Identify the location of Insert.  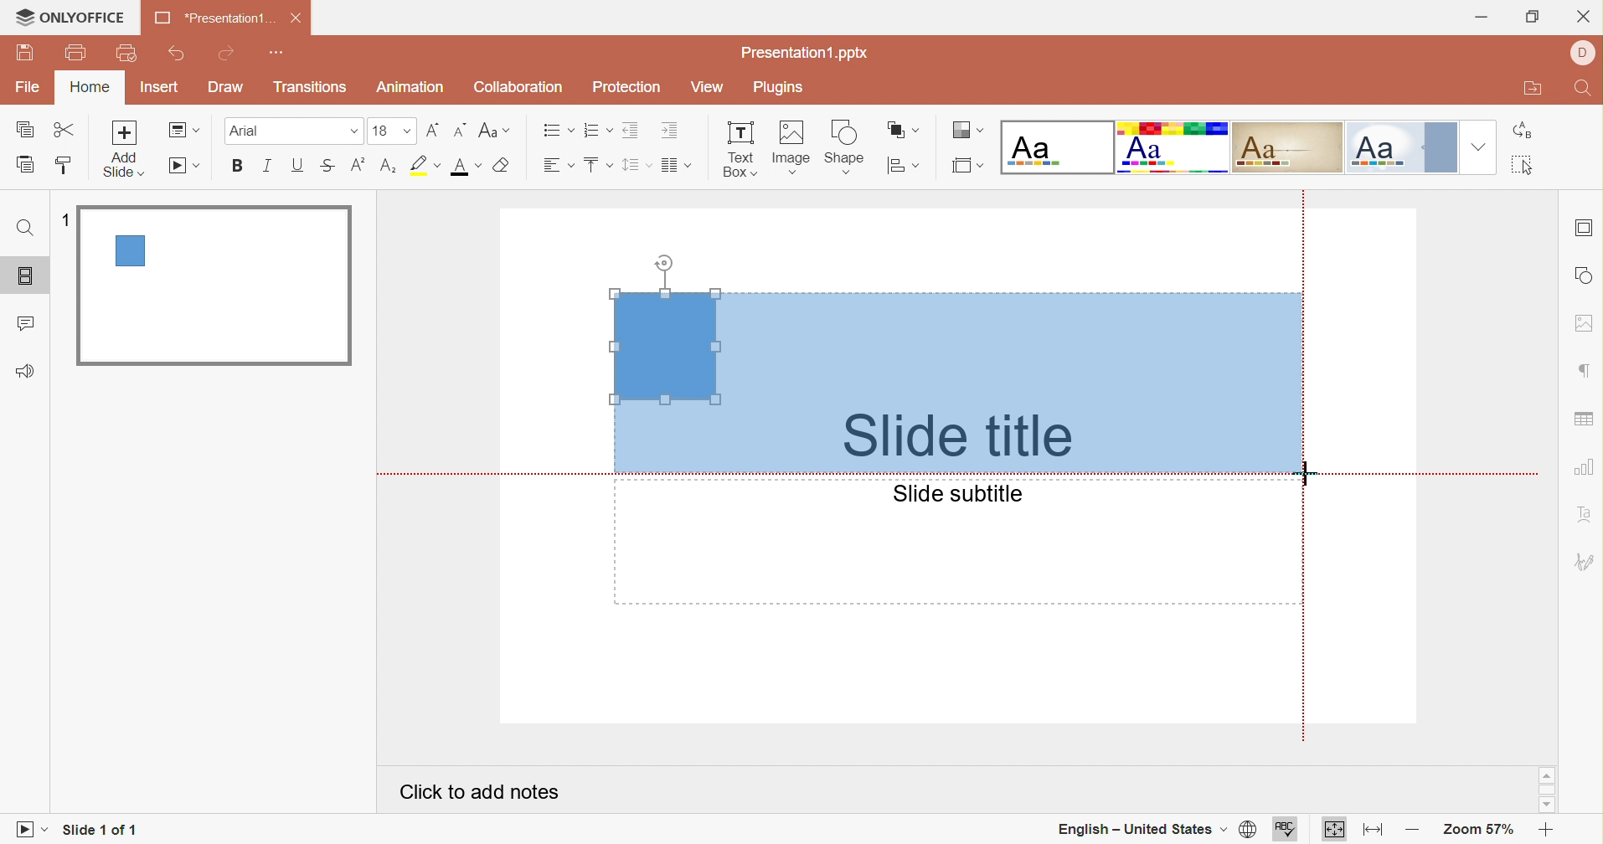
(159, 86).